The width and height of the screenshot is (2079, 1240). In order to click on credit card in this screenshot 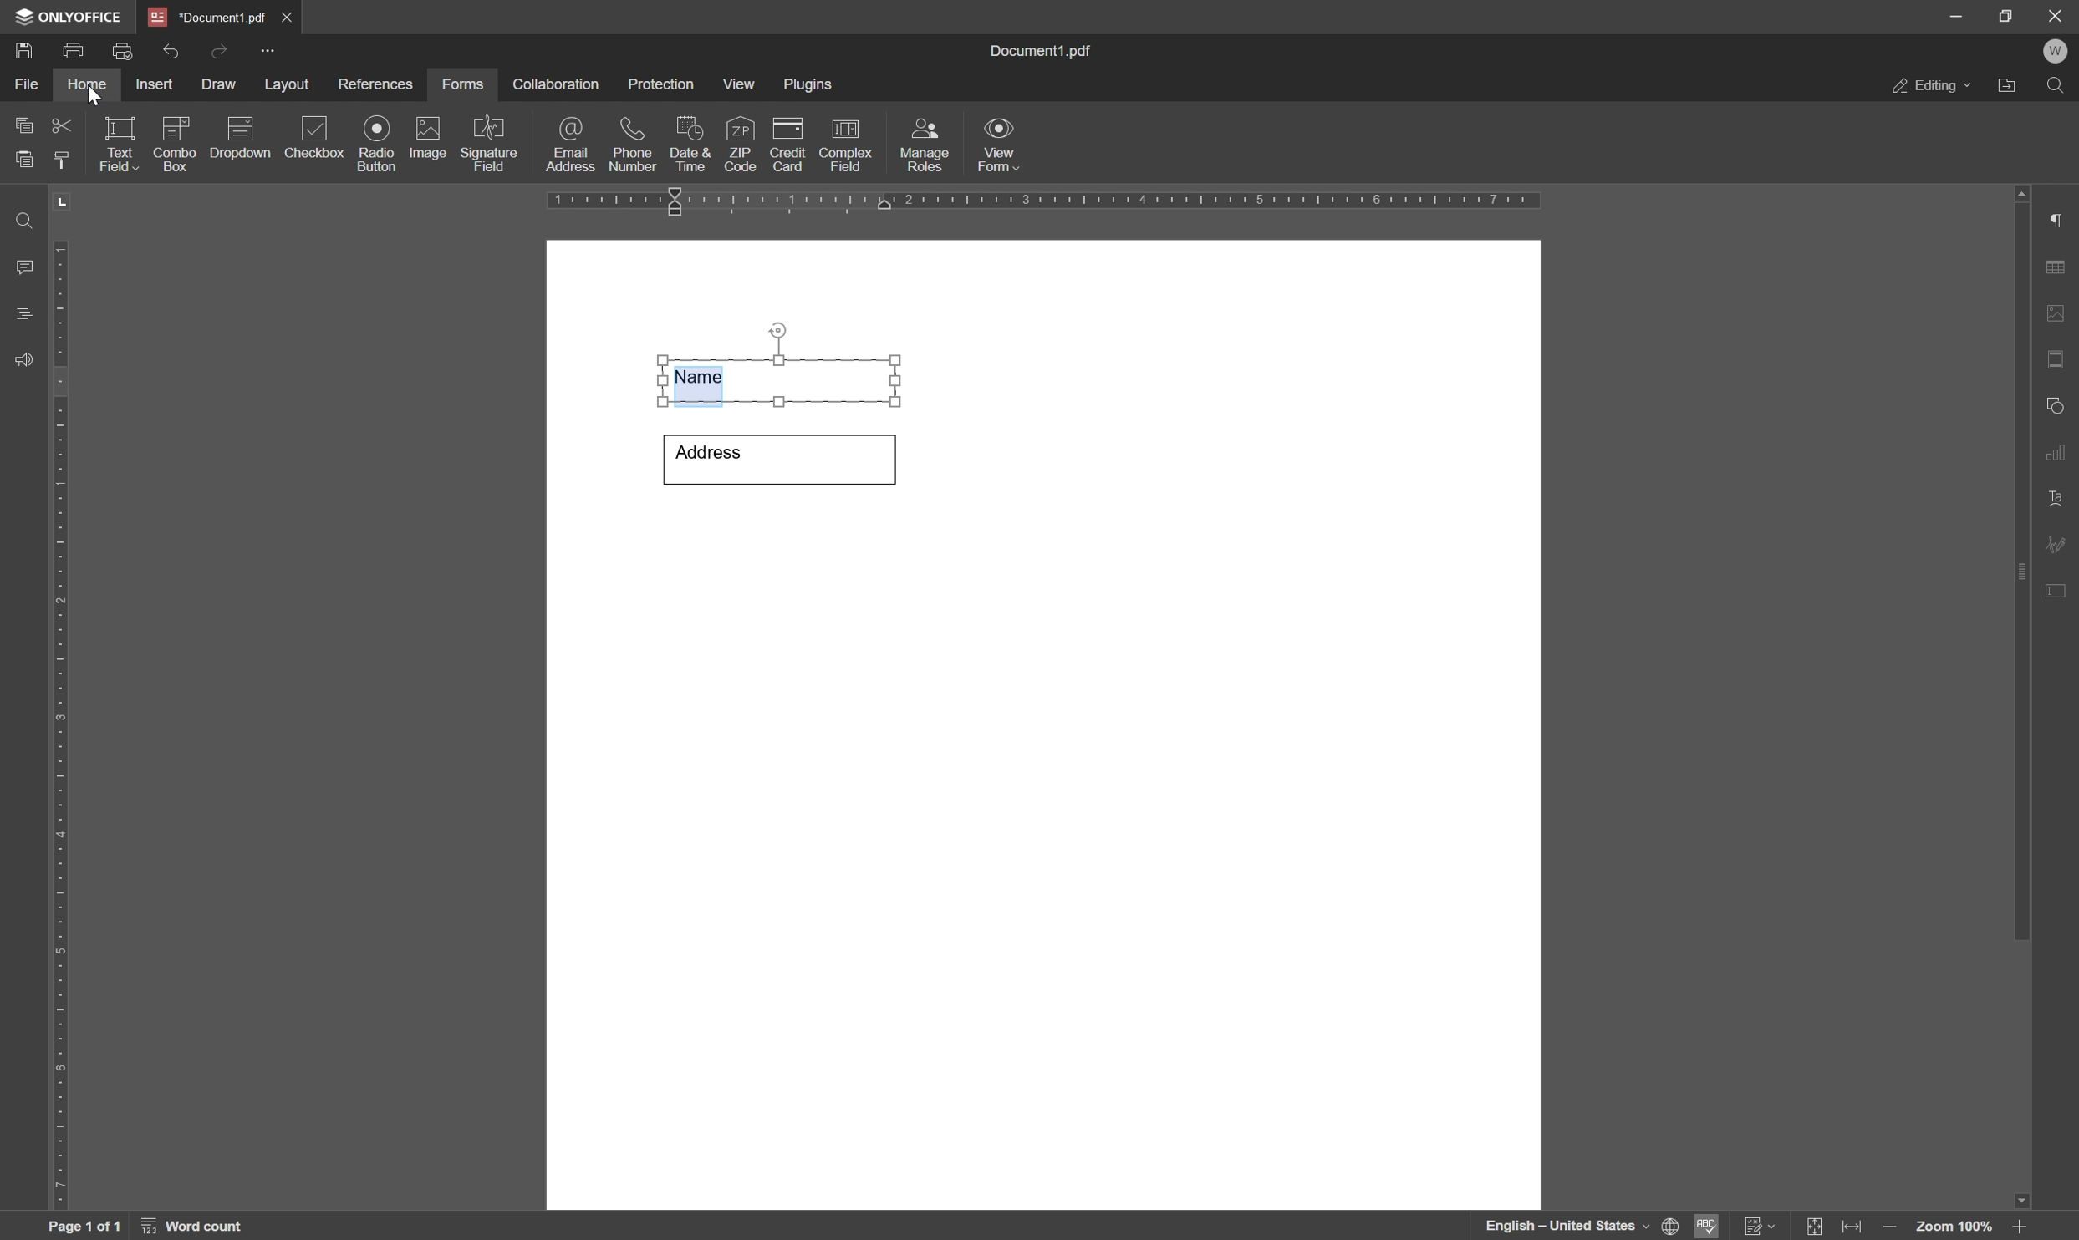, I will do `click(789, 144)`.